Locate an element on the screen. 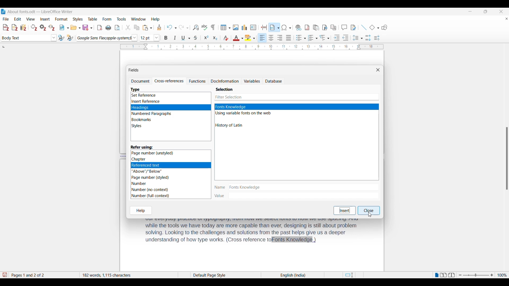 The width and height of the screenshot is (509, 286). Standard selection is located at coordinates (349, 275).